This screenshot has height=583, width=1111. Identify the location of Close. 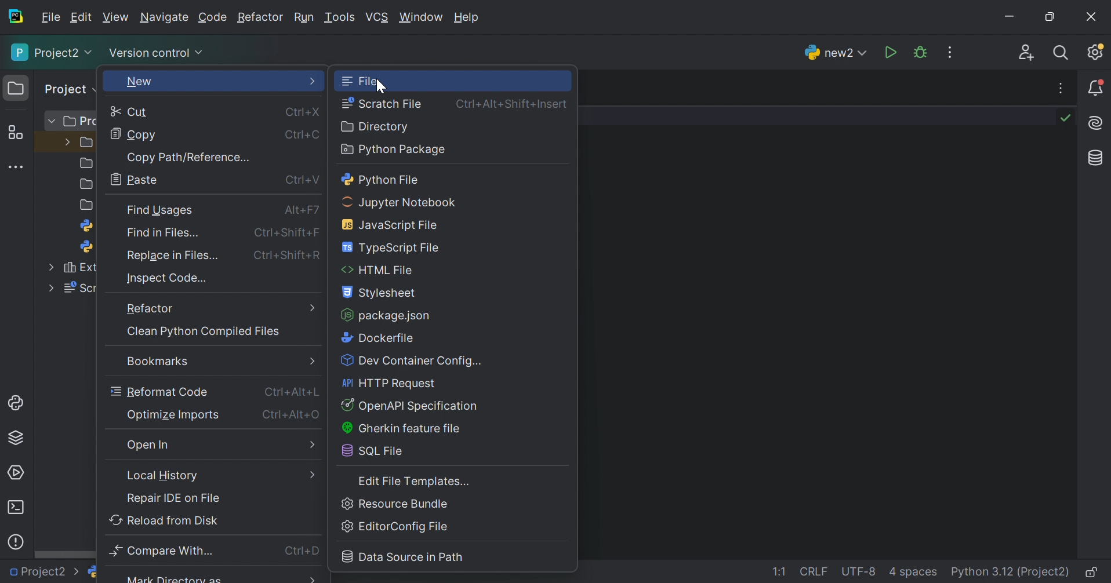
(1093, 16).